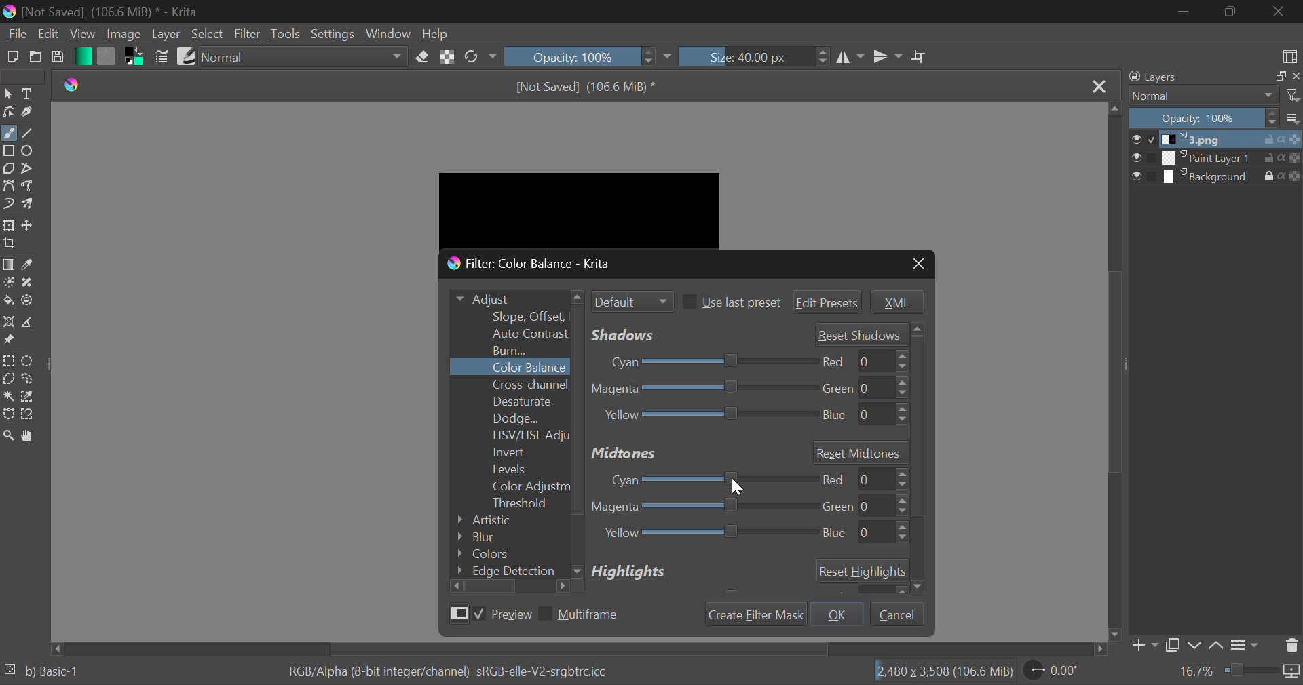 The height and width of the screenshot is (685, 1303). I want to click on Settings, so click(333, 34).